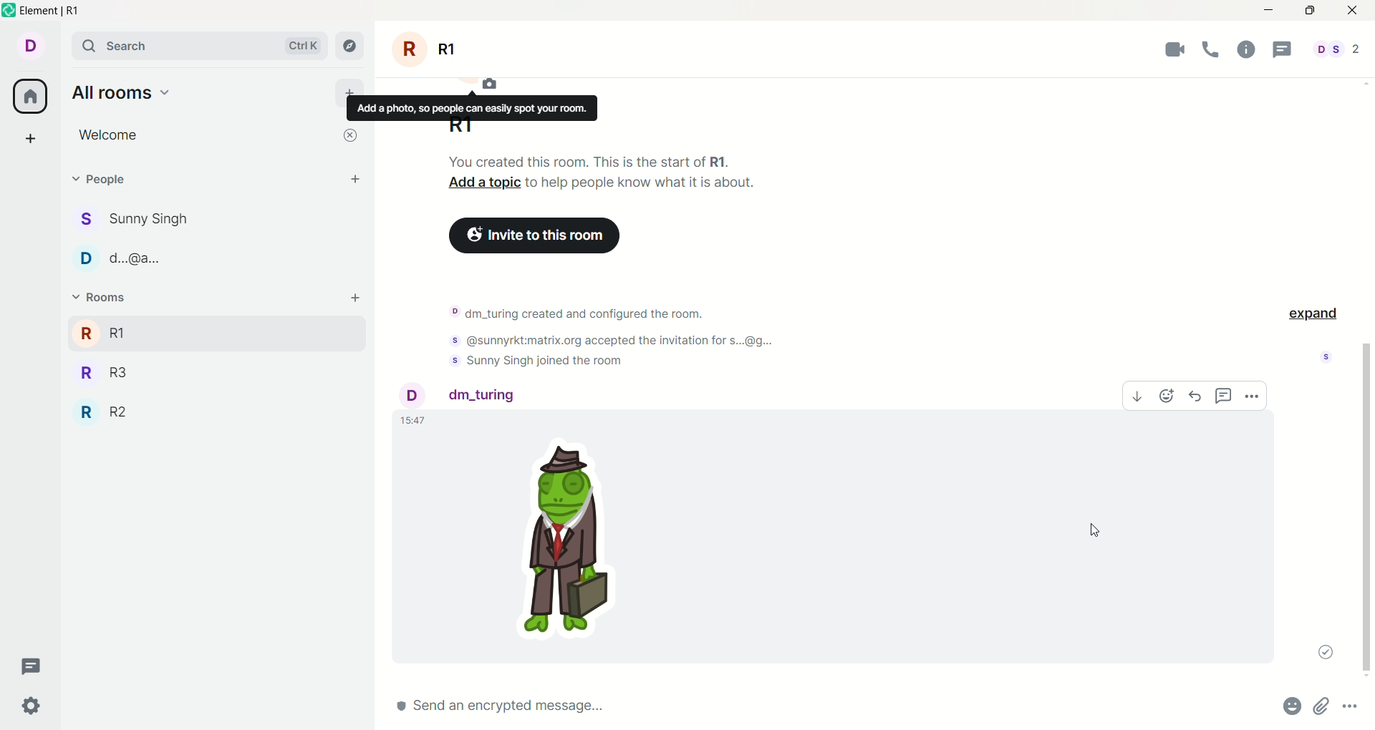  I want to click on Click to invite more people to this room, so click(534, 235).